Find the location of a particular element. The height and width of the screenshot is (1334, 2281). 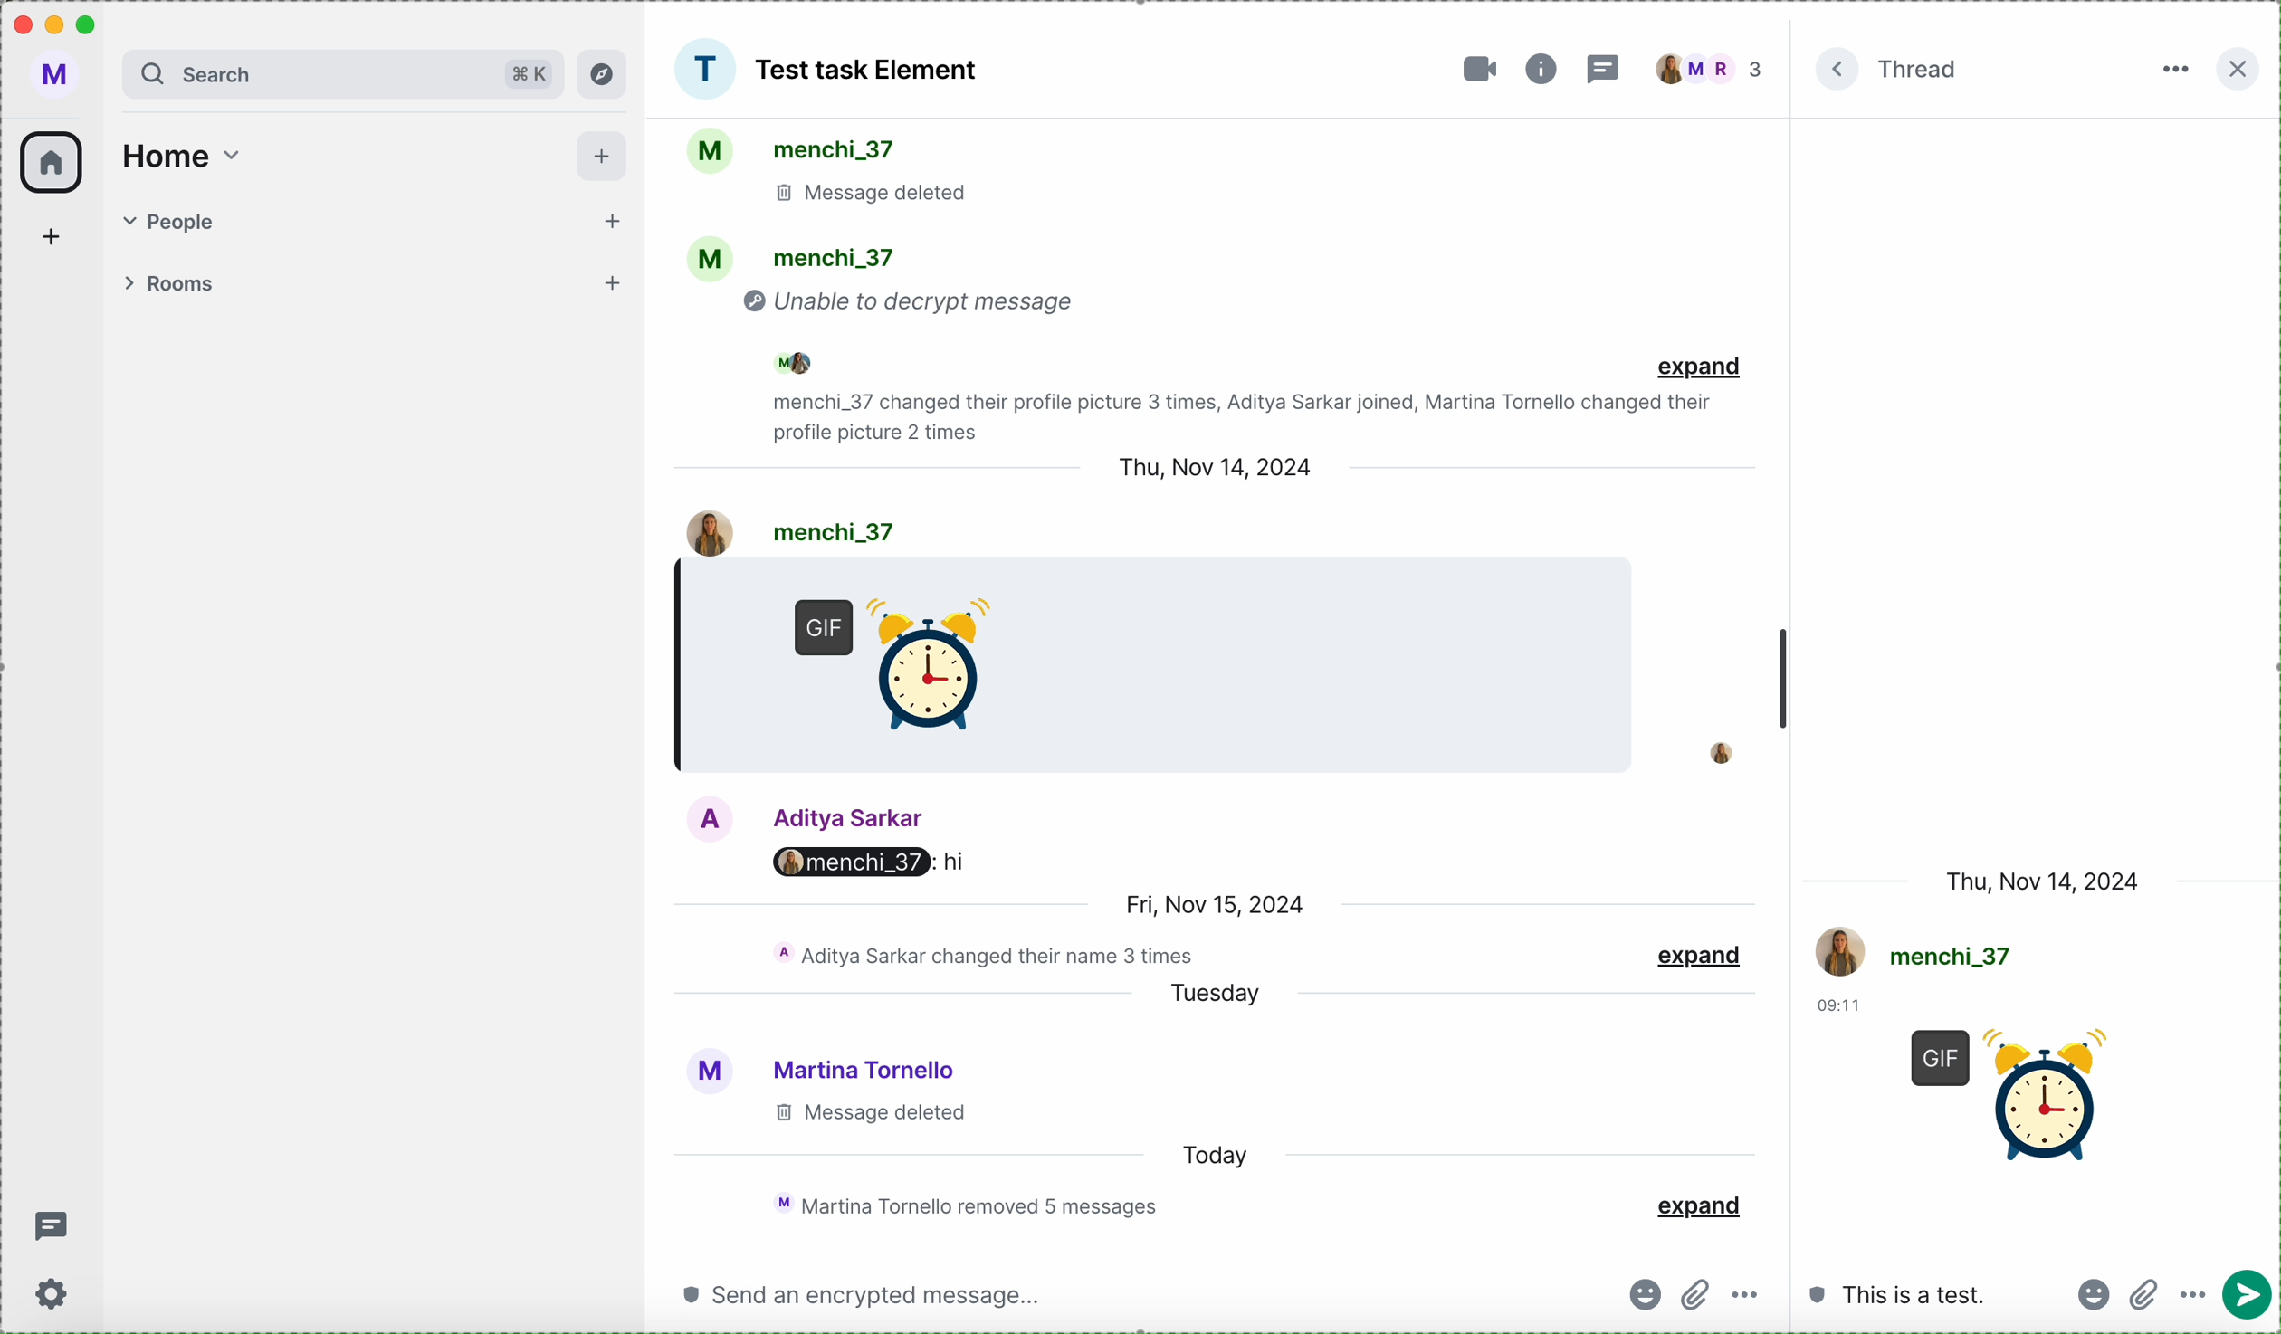

emojis is located at coordinates (1641, 1295).